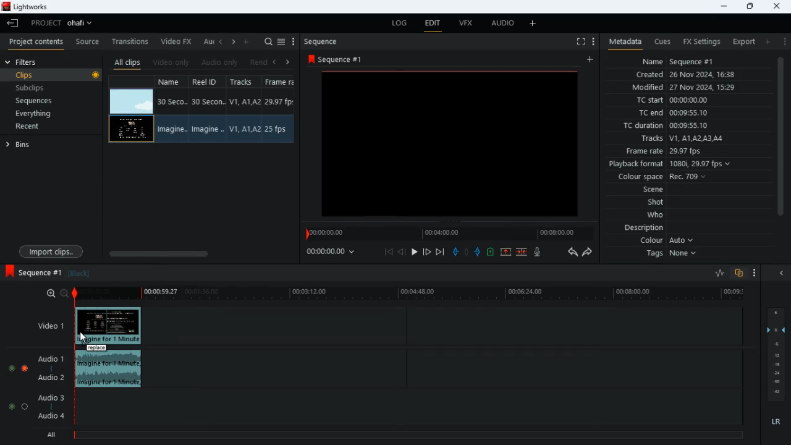 This screenshot has height=445, width=791. Describe the element at coordinates (33, 272) in the screenshot. I see `sequence` at that location.